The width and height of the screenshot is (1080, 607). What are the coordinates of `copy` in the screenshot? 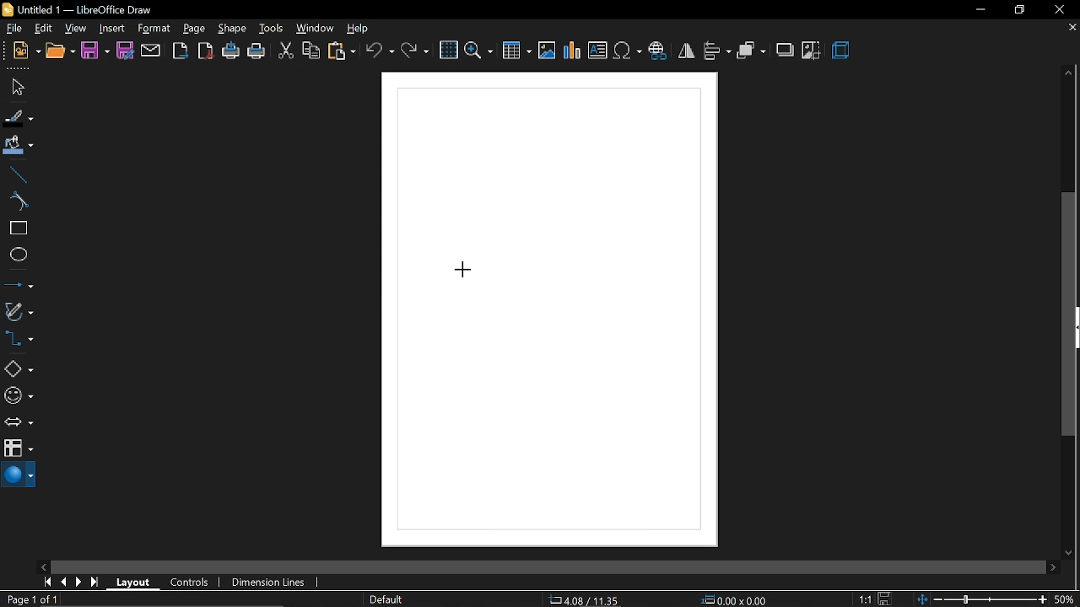 It's located at (312, 51).